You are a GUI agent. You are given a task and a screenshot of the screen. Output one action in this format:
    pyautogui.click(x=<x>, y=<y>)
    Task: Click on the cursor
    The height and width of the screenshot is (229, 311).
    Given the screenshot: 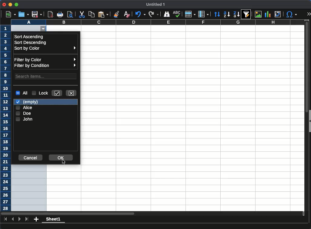 What is the action you would take?
    pyautogui.click(x=63, y=163)
    